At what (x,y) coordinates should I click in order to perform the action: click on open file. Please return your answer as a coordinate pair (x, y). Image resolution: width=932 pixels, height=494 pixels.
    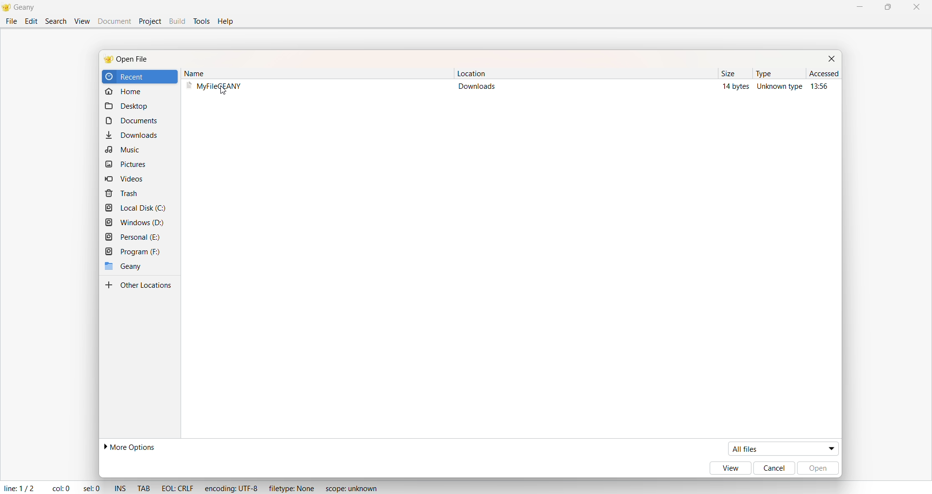
    Looking at the image, I should click on (135, 60).